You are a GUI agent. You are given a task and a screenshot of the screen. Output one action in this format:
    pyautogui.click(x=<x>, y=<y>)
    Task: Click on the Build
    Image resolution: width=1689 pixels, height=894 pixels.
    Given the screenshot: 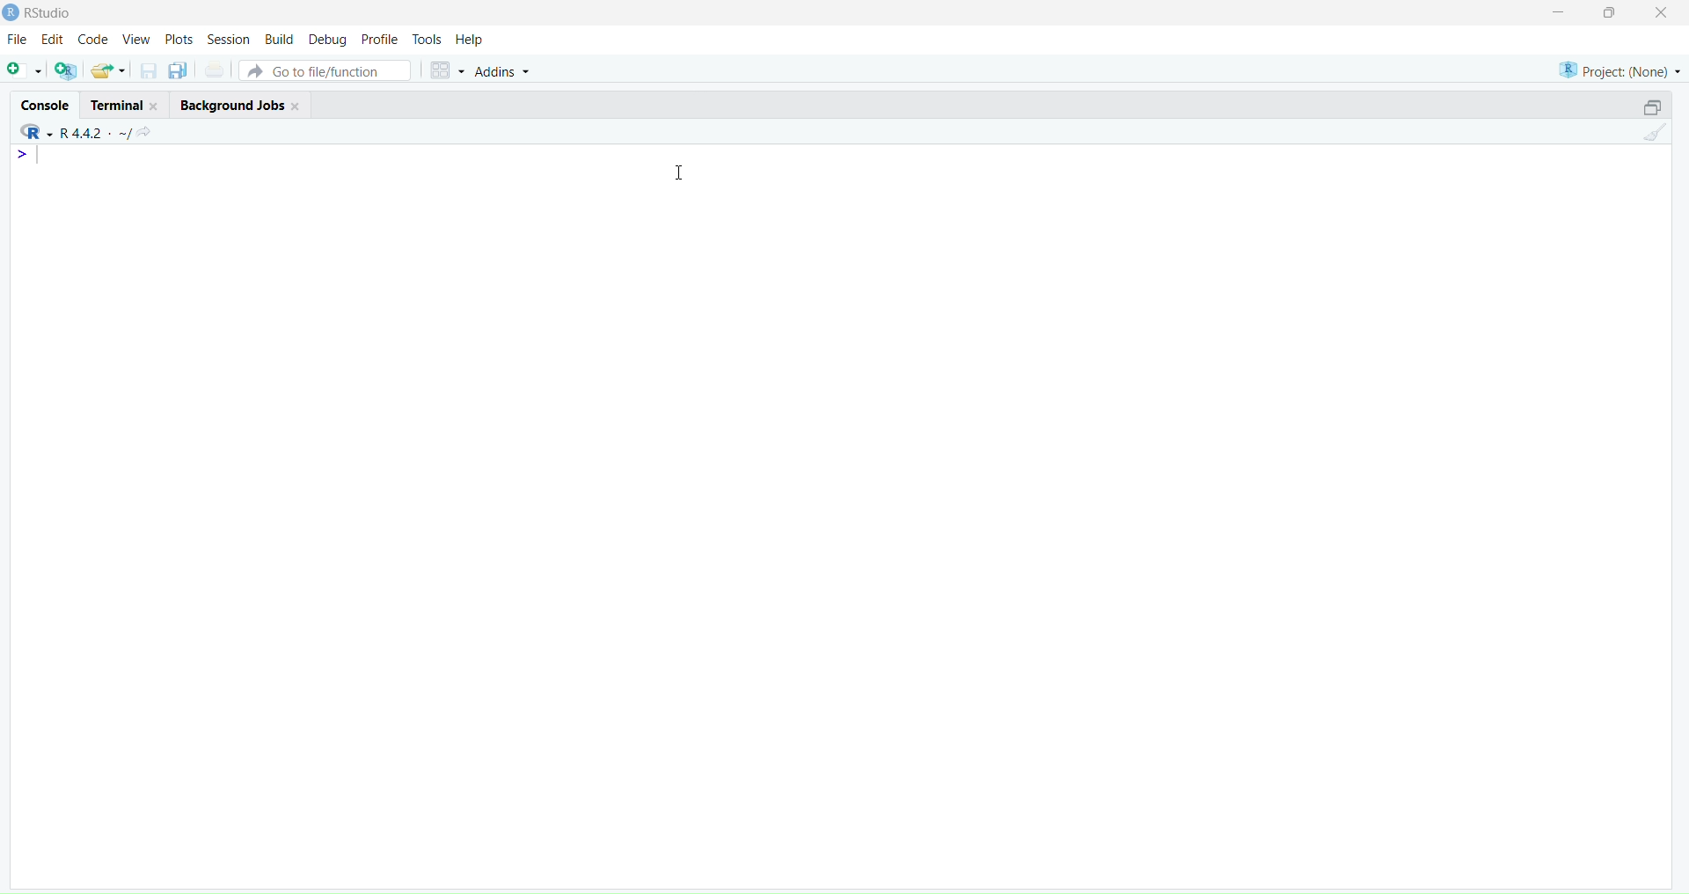 What is the action you would take?
    pyautogui.click(x=278, y=39)
    